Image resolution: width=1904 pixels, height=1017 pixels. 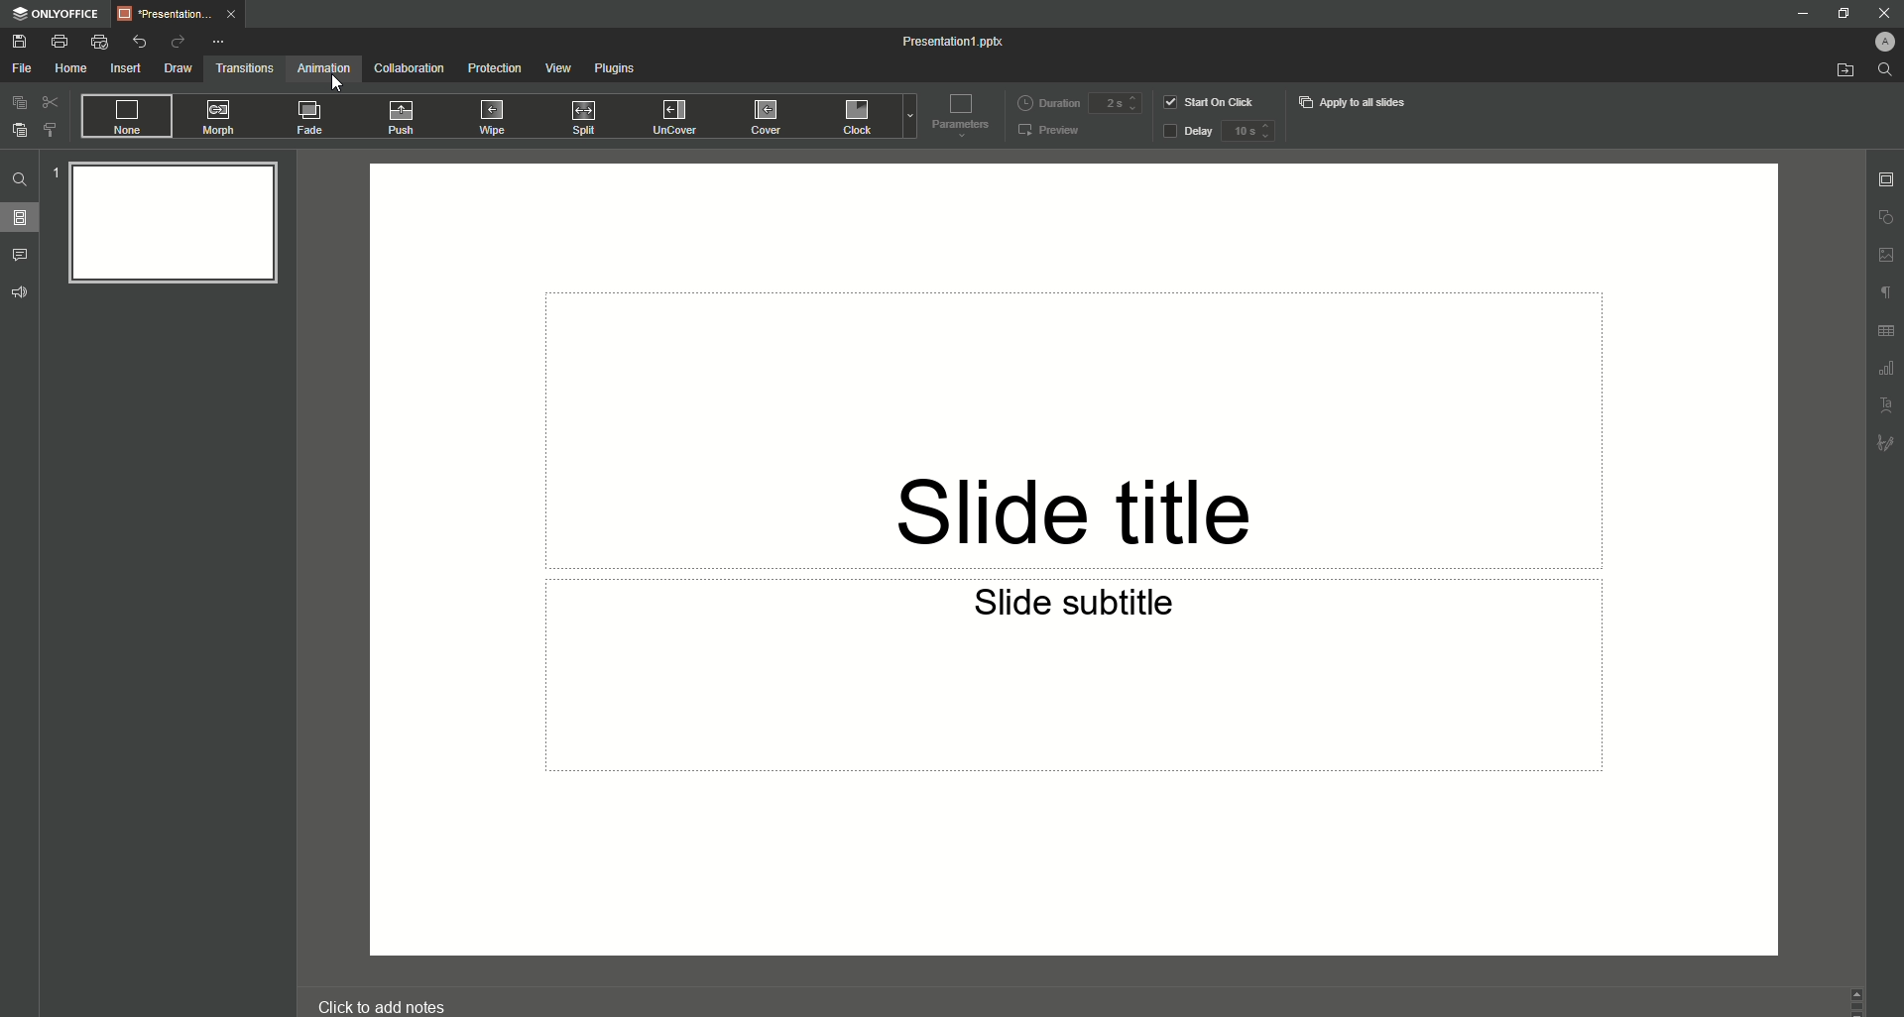 I want to click on Paragraph Settings, so click(x=1884, y=296).